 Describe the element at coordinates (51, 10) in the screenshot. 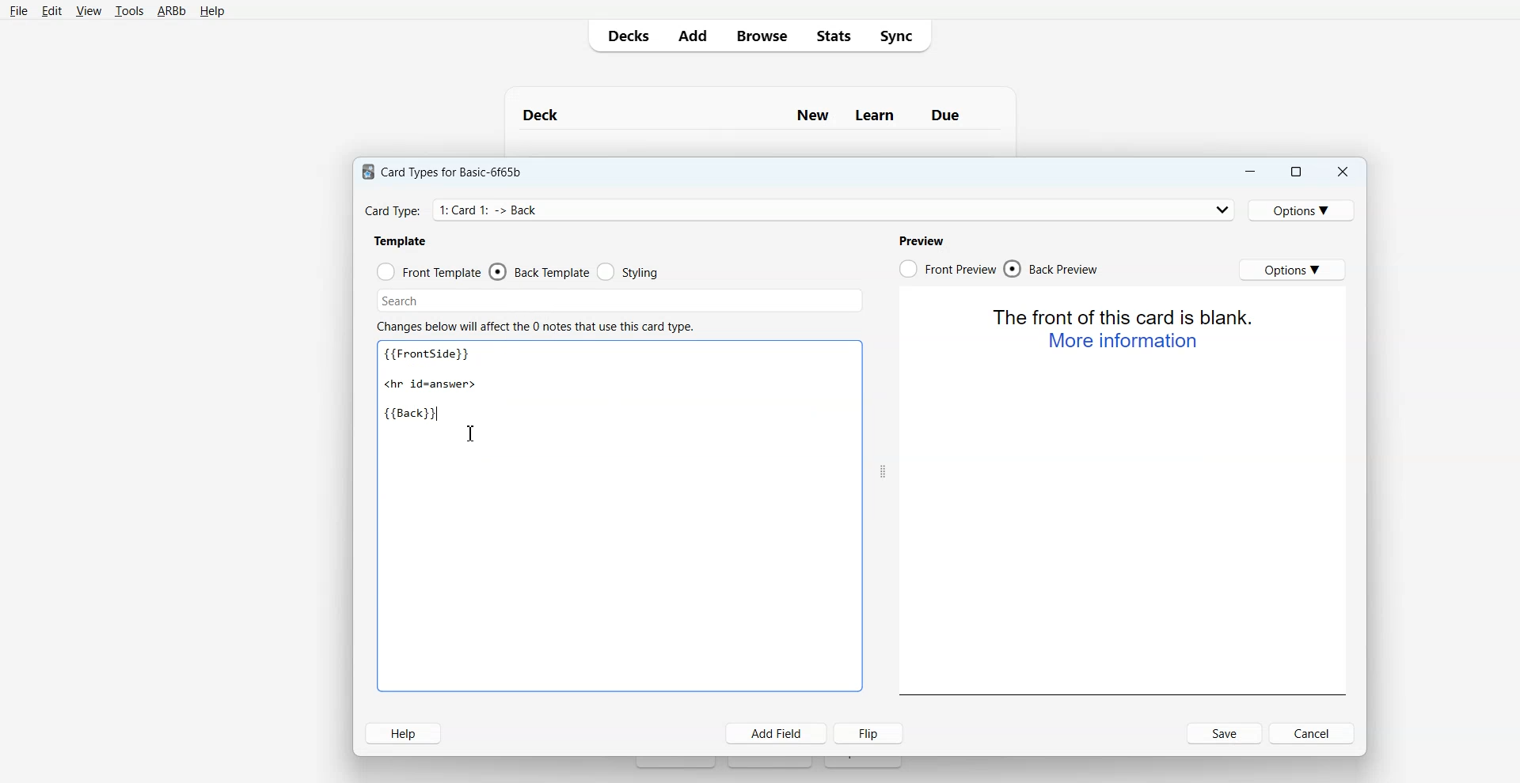

I see `Edit` at that location.